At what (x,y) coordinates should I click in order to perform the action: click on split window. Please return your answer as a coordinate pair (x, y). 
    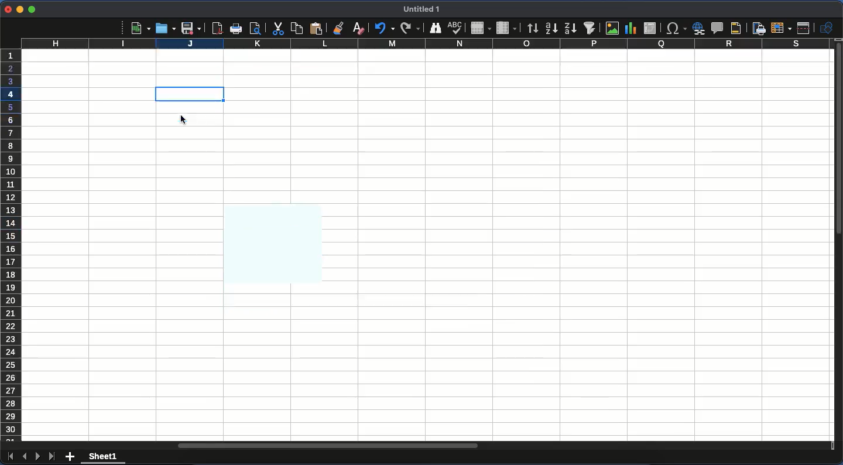
    Looking at the image, I should click on (803, 29).